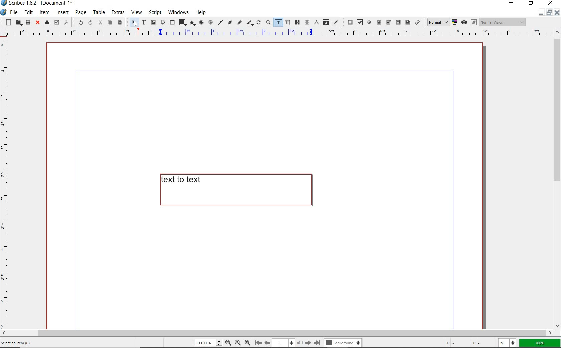 This screenshot has width=561, height=348. What do you see at coordinates (532, 4) in the screenshot?
I see `restore` at bounding box center [532, 4].